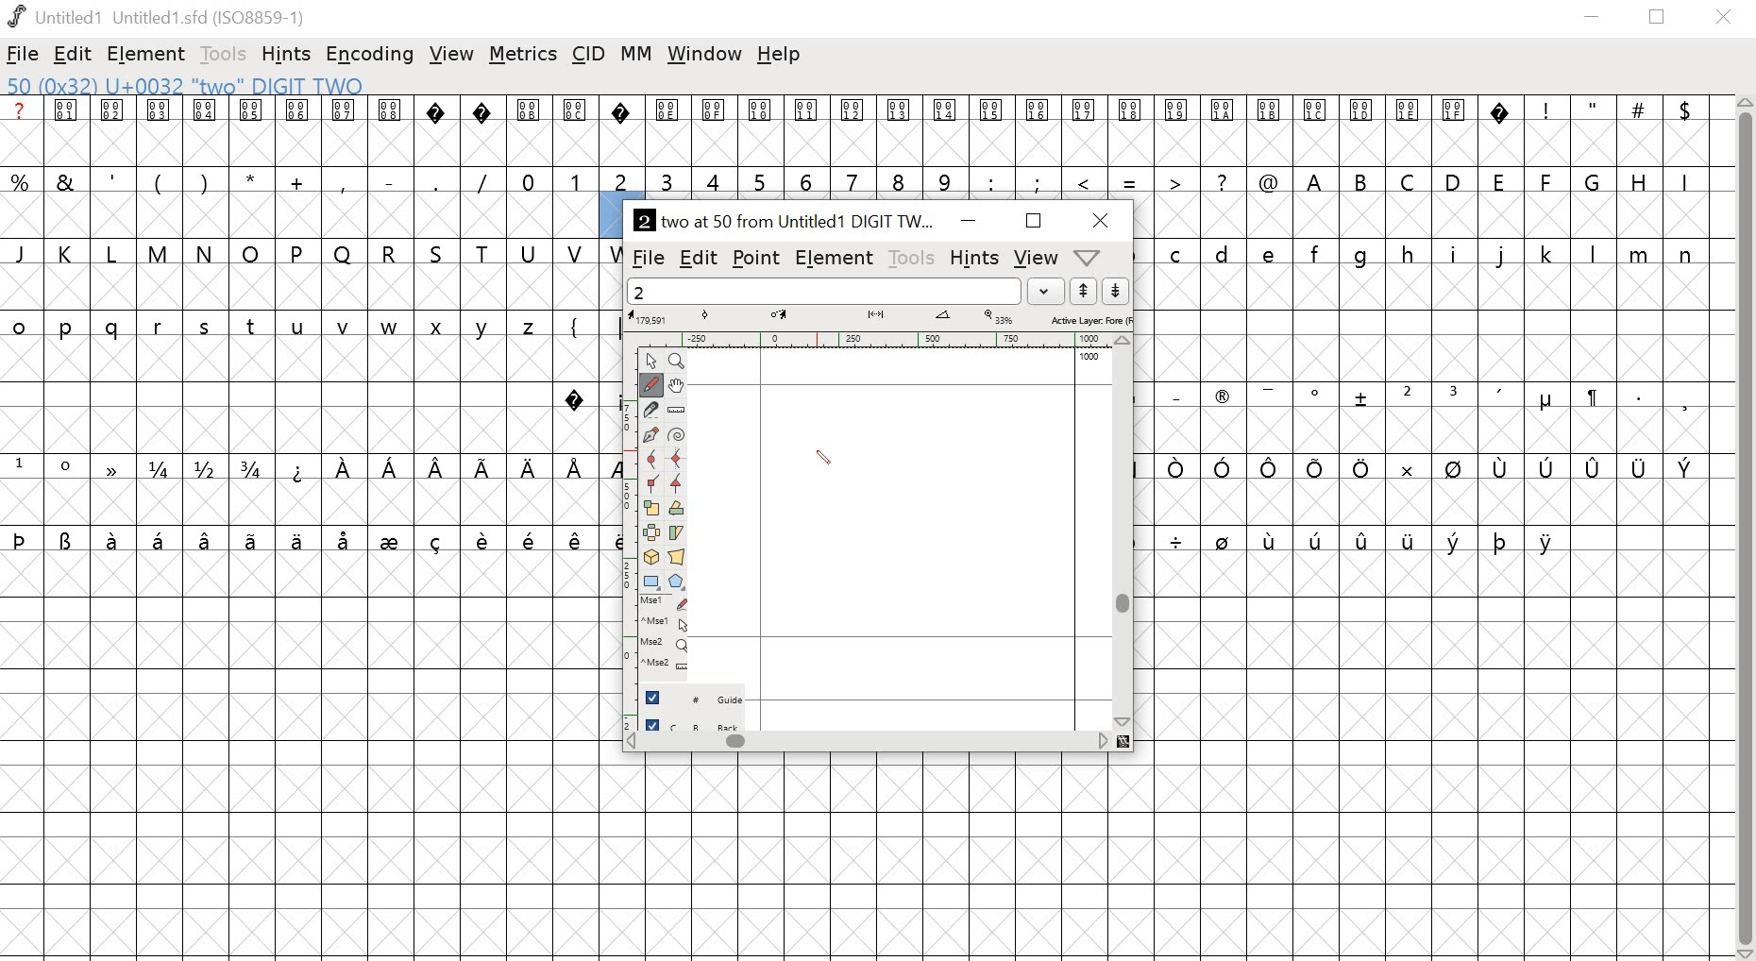 Image resolution: width=1756 pixels, height=961 pixels. I want to click on rotate, so click(676, 508).